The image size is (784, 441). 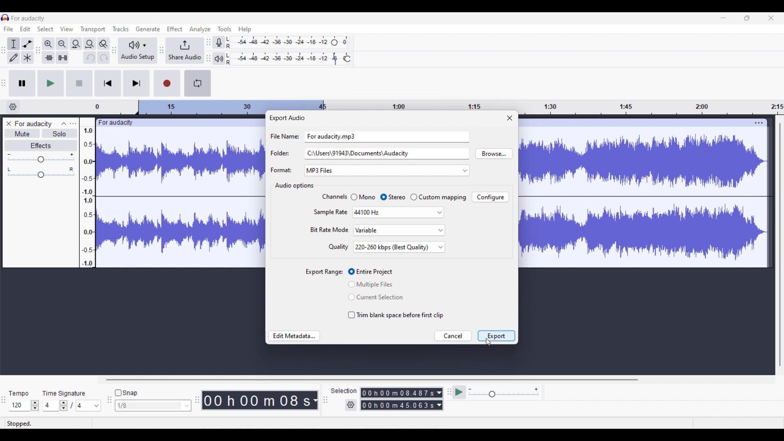 What do you see at coordinates (438, 197) in the screenshot?
I see `Toggle for Custom mapping` at bounding box center [438, 197].